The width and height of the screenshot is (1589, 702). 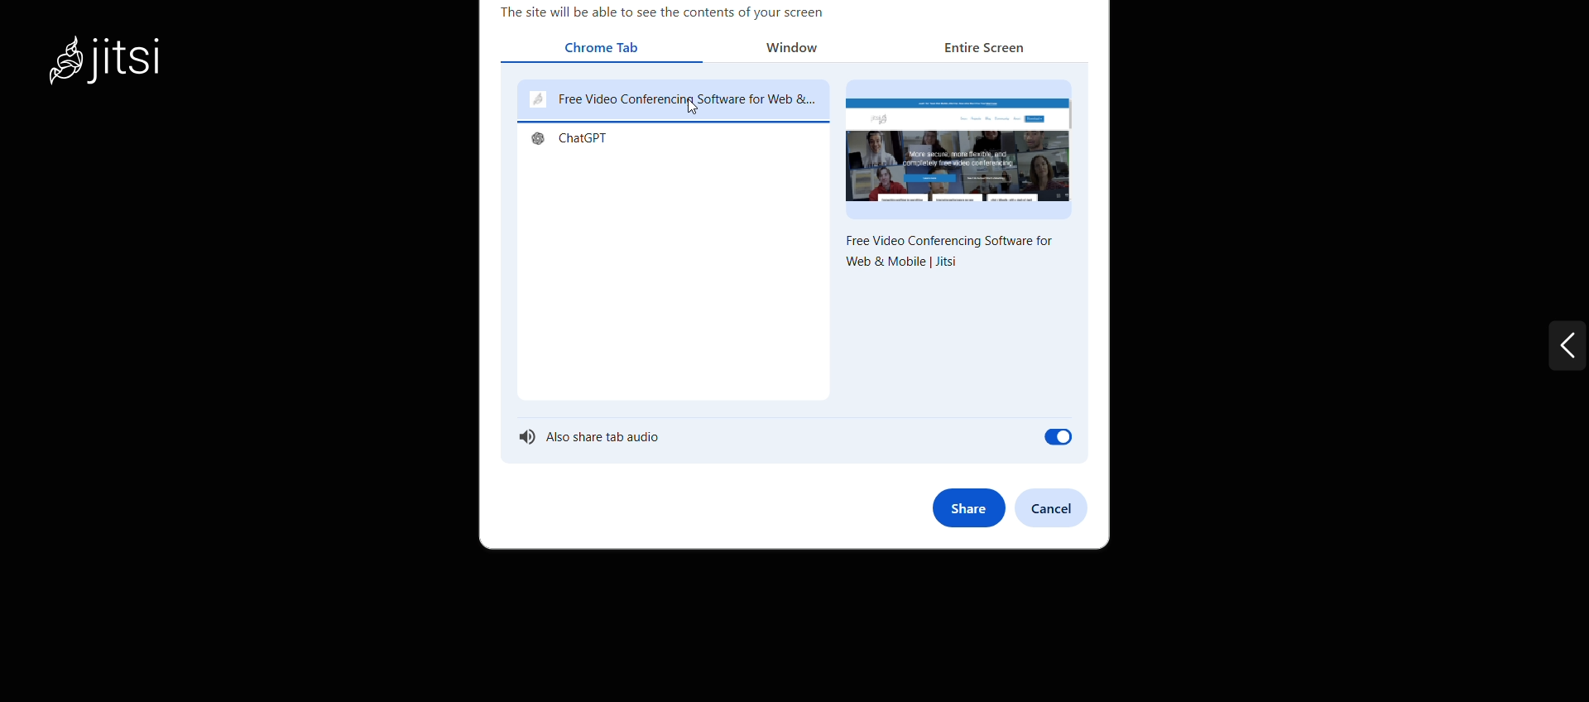 What do you see at coordinates (574, 142) in the screenshot?
I see `chatgpt` at bounding box center [574, 142].